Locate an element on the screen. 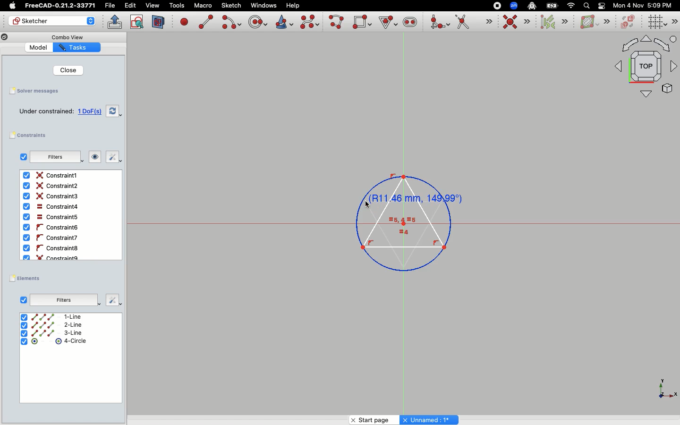  Windows is located at coordinates (263, 6).